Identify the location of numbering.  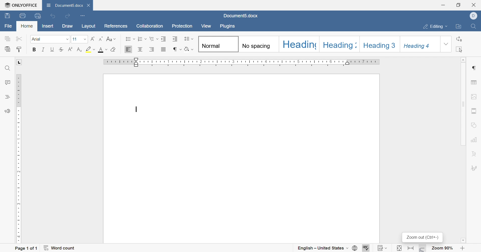
(143, 39).